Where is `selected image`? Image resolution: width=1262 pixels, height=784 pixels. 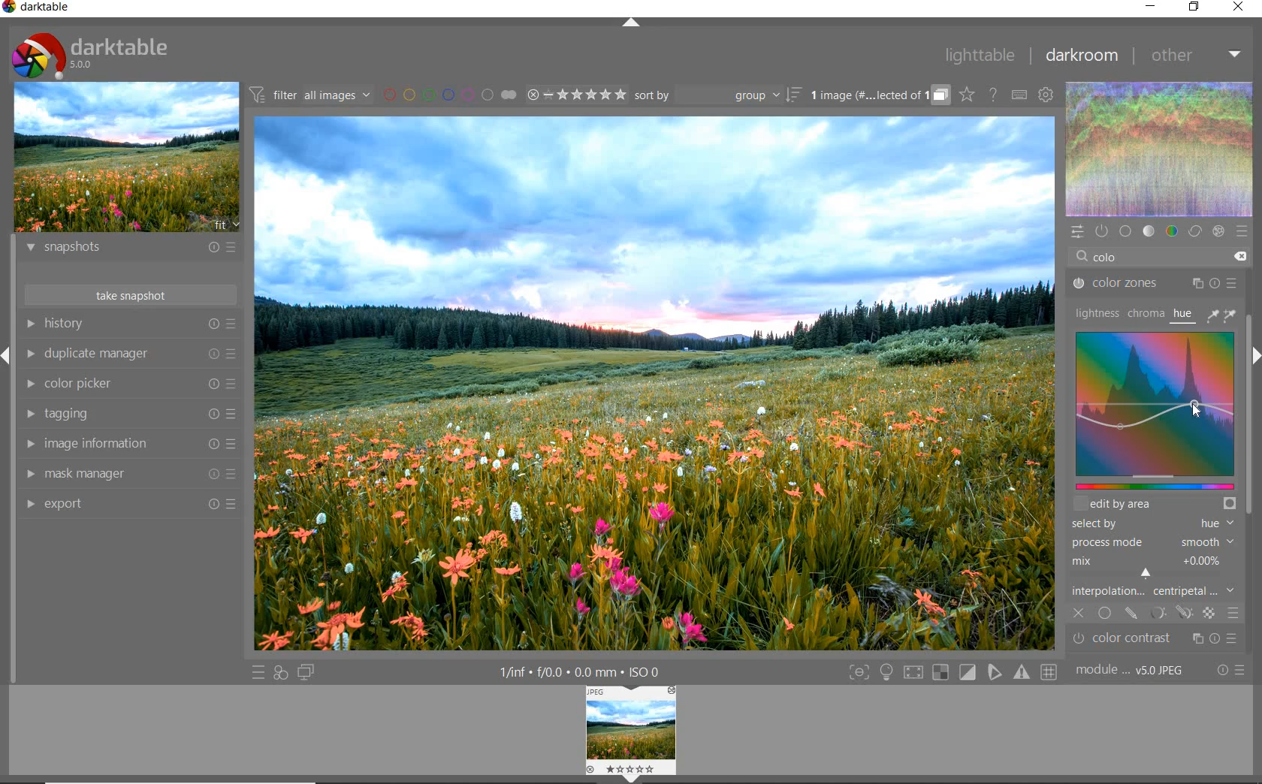 selected image is located at coordinates (657, 382).